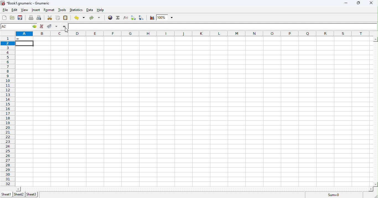 Image resolution: width=378 pixels, height=198 pixels. I want to click on sheet1, so click(7, 194).